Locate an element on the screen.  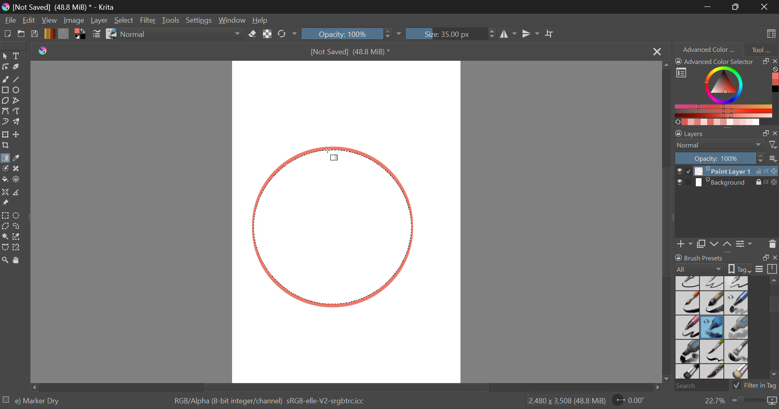
Paint Layer 1 is located at coordinates (727, 170).